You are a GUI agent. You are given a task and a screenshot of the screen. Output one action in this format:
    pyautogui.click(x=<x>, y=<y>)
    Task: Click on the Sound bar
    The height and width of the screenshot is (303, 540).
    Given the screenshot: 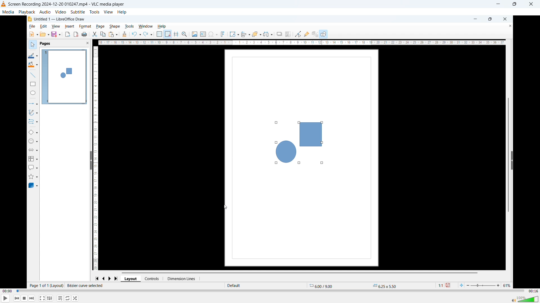 What is the action you would take?
    pyautogui.click(x=525, y=299)
    